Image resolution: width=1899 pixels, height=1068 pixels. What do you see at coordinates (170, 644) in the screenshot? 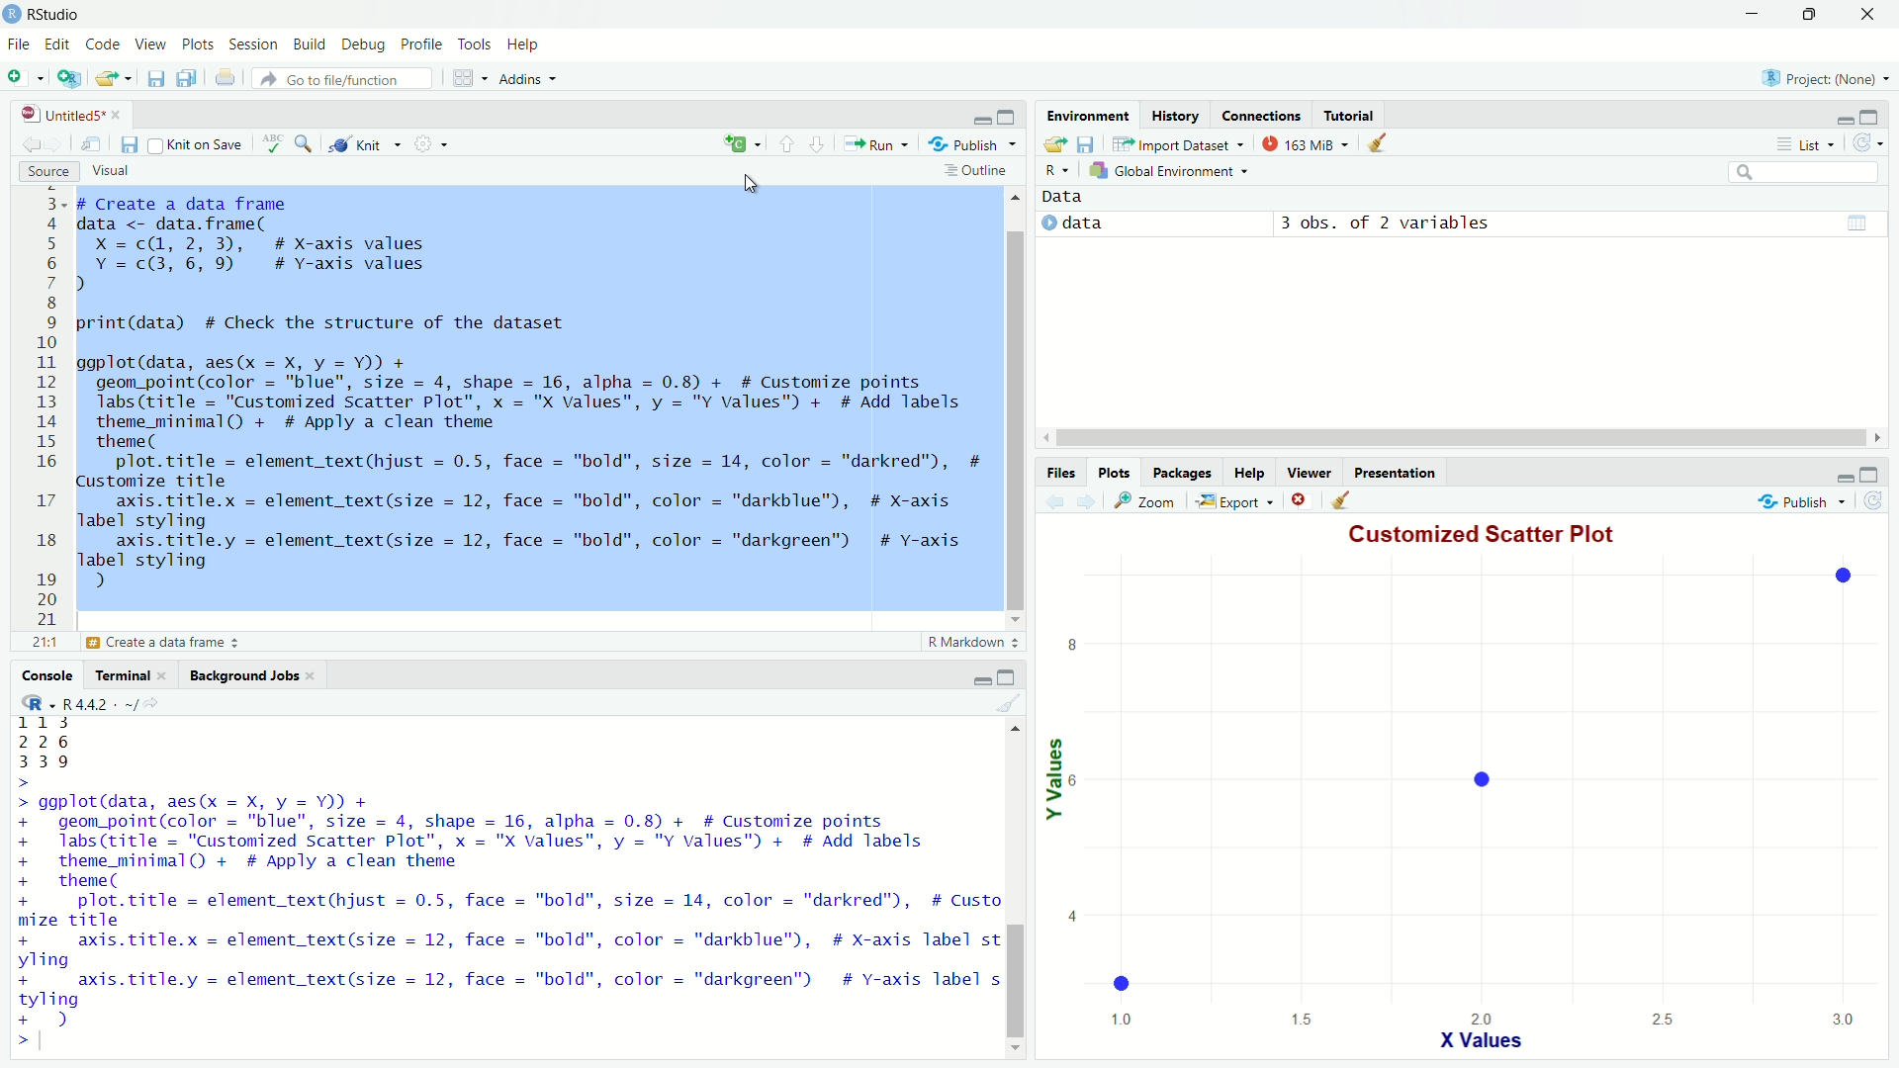
I see `Create a data frame` at bounding box center [170, 644].